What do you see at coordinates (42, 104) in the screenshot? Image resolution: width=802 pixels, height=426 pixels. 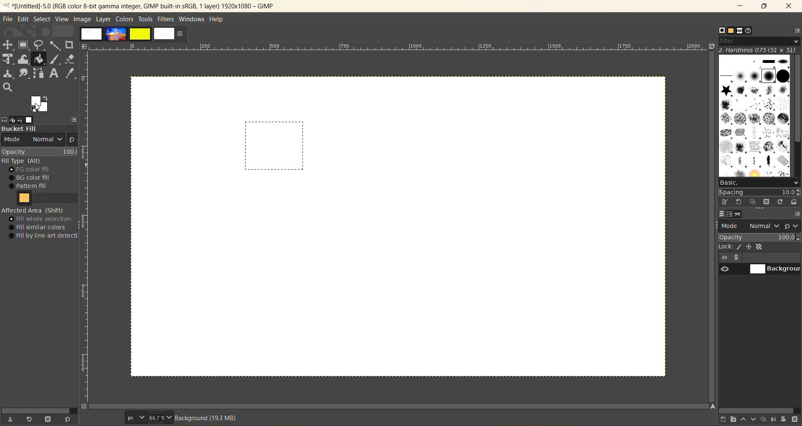 I see `active foreground/background color` at bounding box center [42, 104].